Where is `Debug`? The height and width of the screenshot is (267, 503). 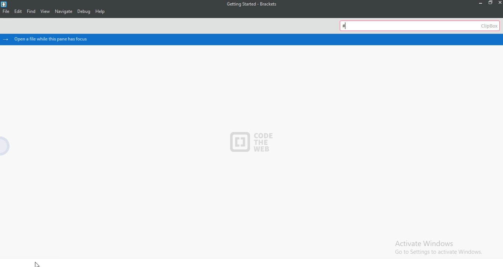 Debug is located at coordinates (84, 12).